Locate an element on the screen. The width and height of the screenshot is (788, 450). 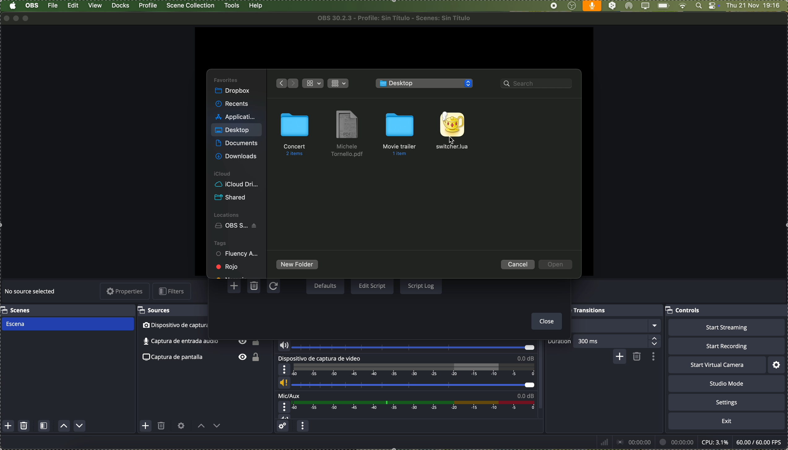
stop recording is located at coordinates (554, 6).